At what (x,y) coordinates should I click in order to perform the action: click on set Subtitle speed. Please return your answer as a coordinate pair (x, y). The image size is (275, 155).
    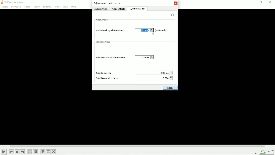
    Looking at the image, I should click on (152, 73).